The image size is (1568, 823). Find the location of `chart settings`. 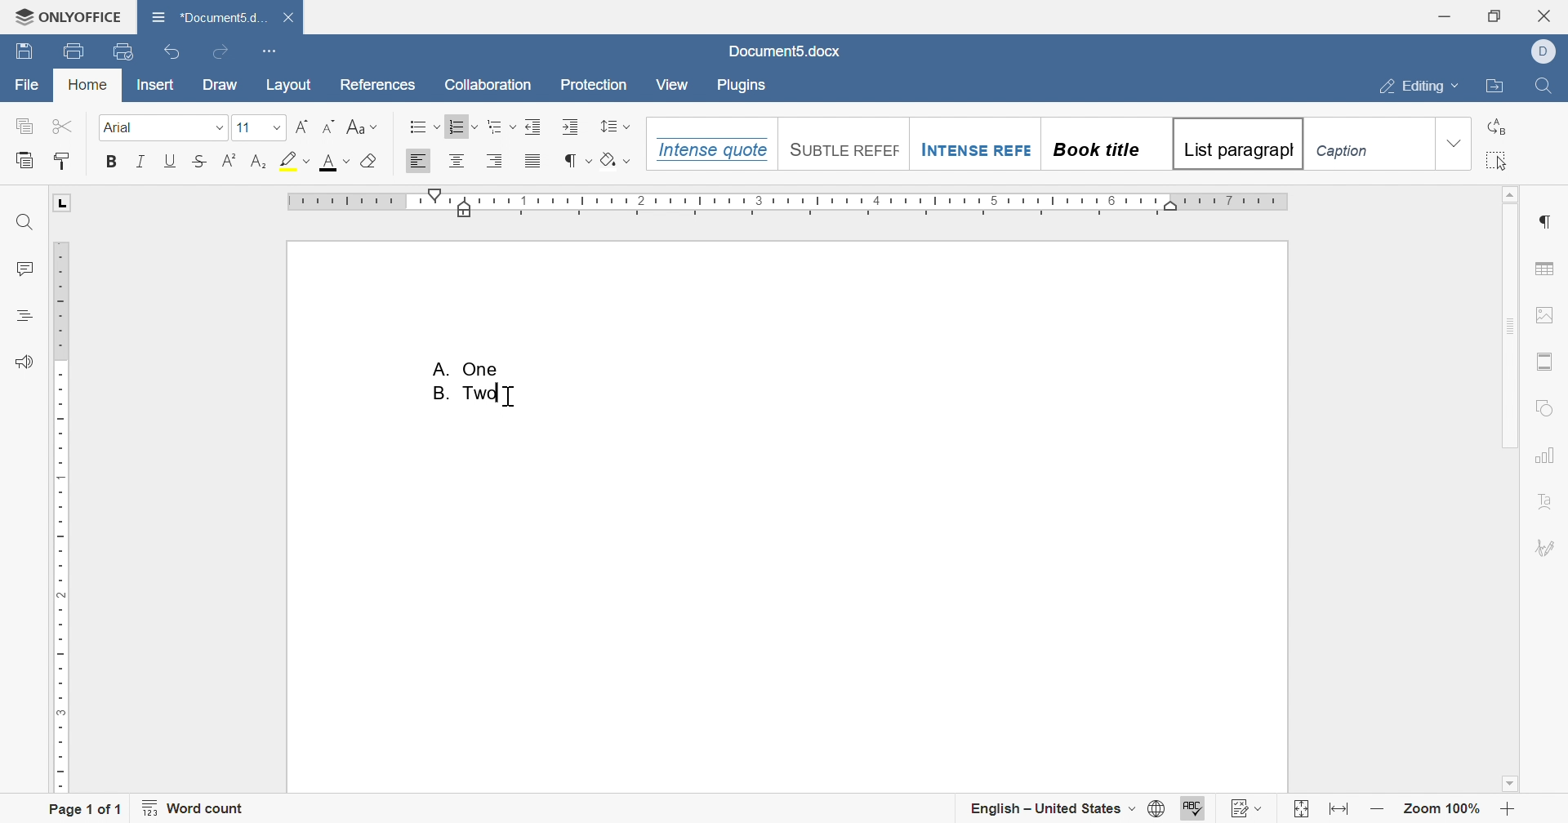

chart settings is located at coordinates (1546, 455).